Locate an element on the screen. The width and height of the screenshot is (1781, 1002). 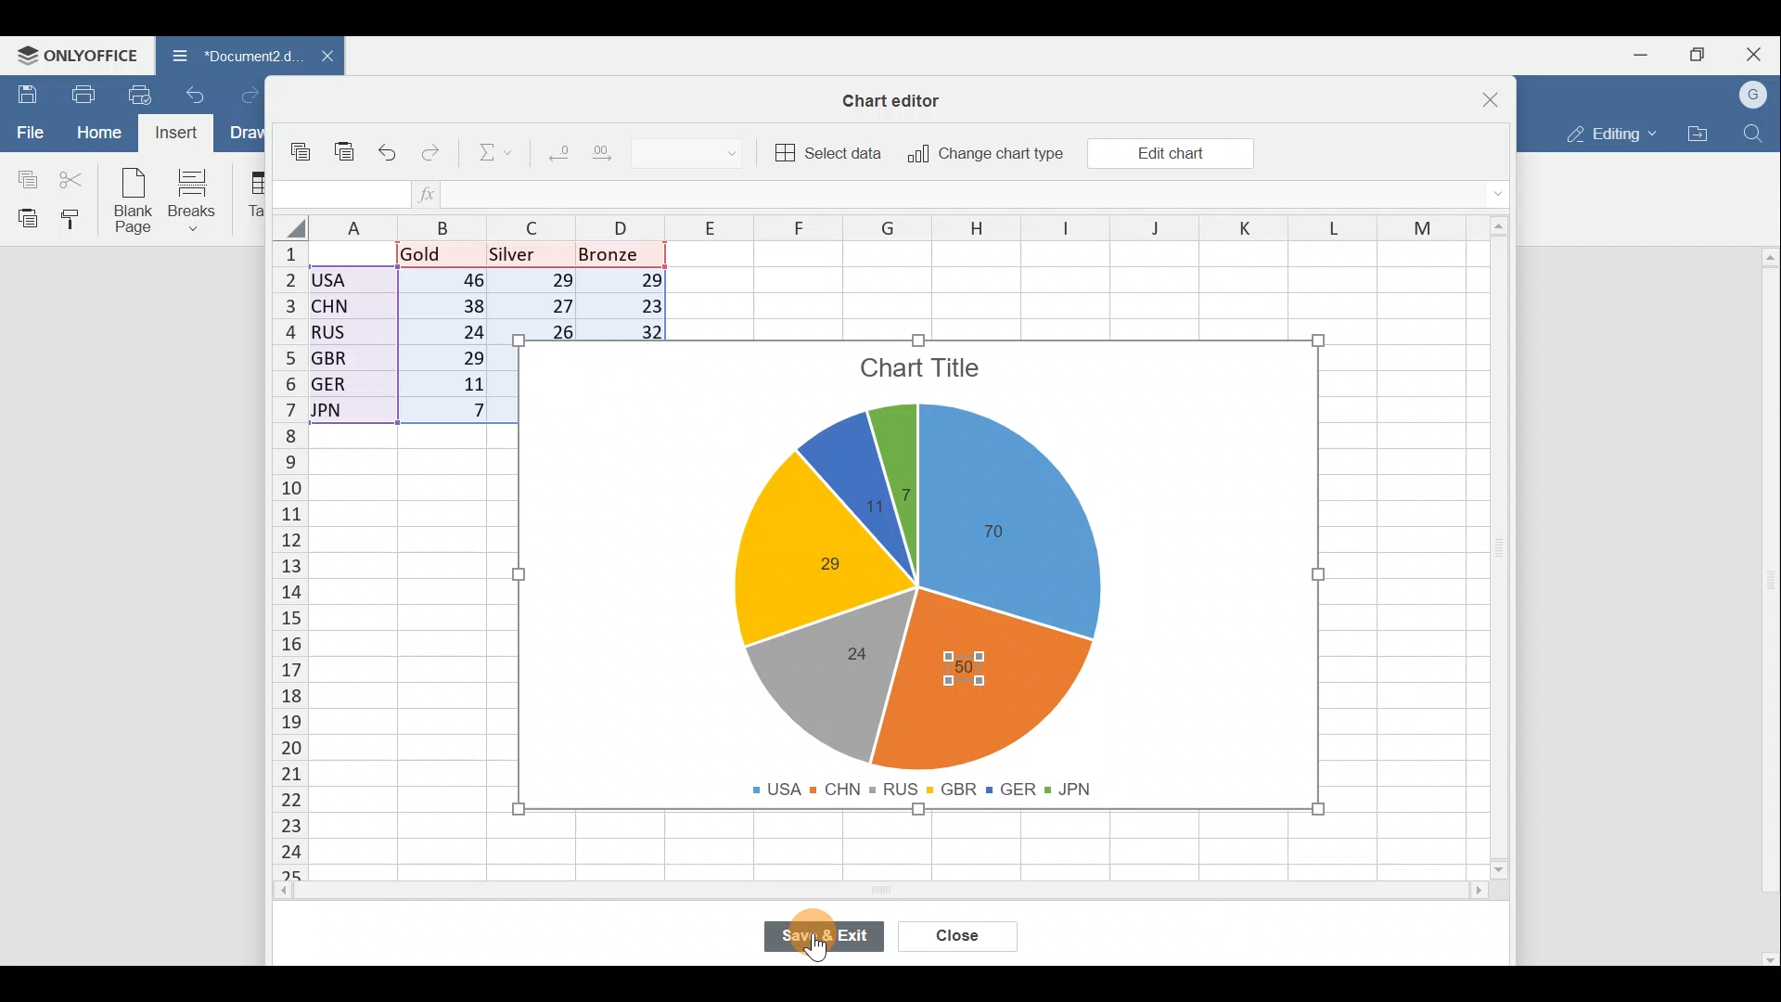
Cell name is located at coordinates (339, 195).